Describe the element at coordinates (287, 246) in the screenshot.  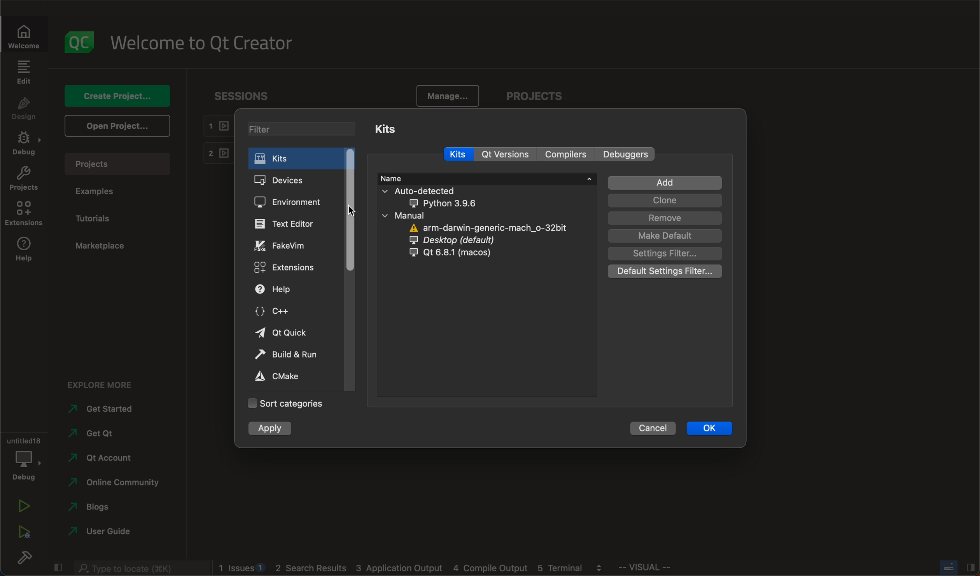
I see `fakeVim` at that location.